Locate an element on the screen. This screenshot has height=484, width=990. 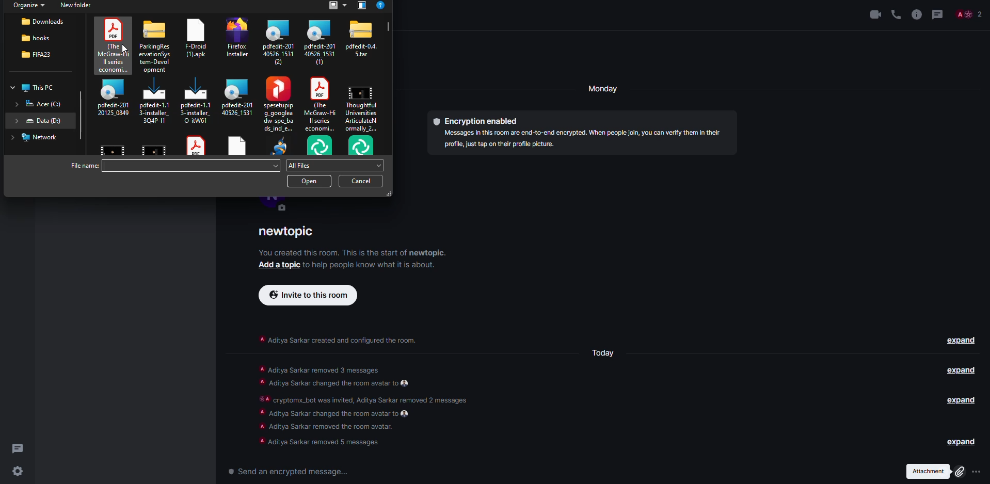
cursor is located at coordinates (126, 52).